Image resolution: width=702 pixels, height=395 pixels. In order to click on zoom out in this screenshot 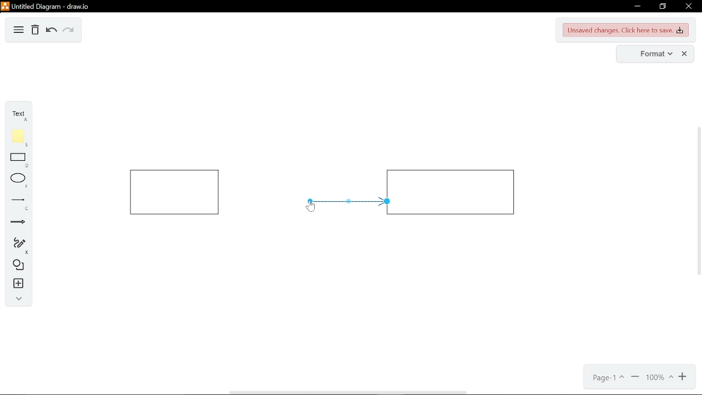, I will do `click(635, 379)`.